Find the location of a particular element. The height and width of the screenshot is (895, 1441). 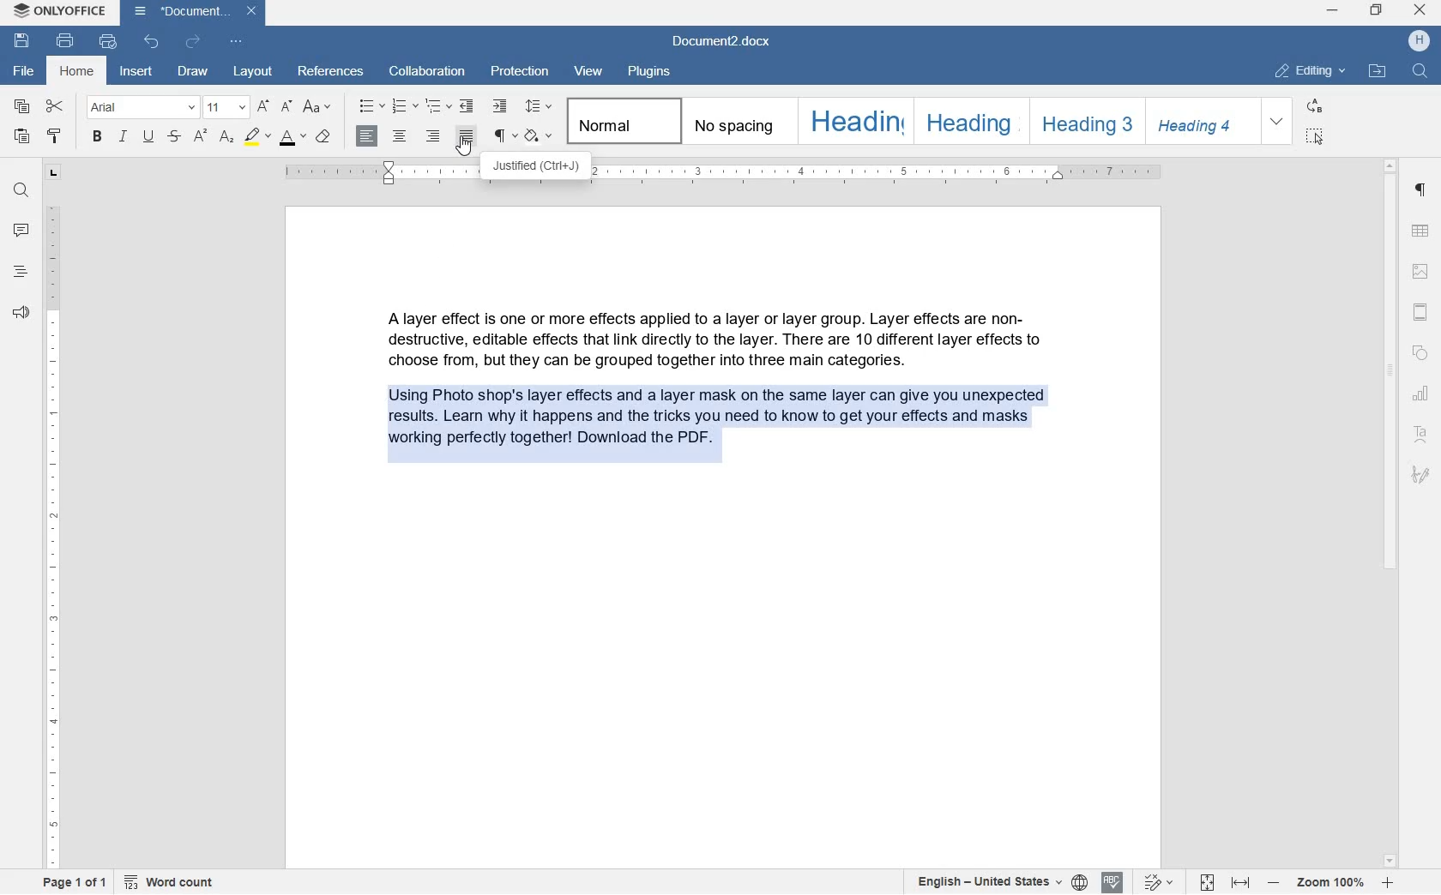

SUBSCRIPT is located at coordinates (226, 137).